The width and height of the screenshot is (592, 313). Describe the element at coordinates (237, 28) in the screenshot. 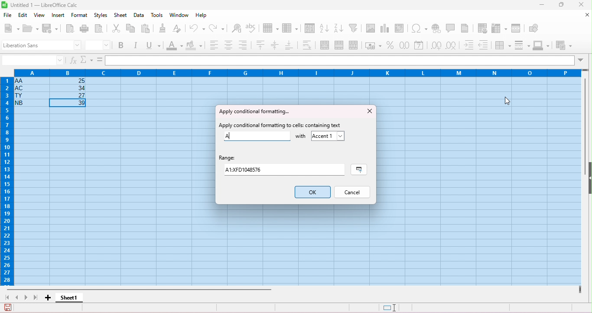

I see `find and replace` at that location.